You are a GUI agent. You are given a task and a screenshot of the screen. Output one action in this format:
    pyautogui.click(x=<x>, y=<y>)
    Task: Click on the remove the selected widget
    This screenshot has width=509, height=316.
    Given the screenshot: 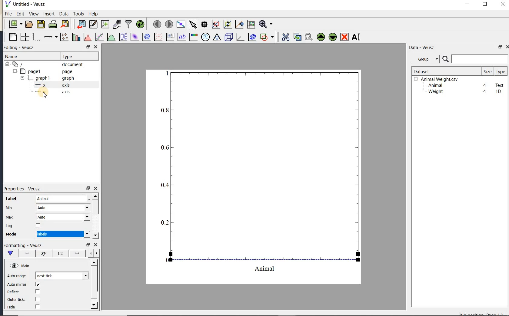 What is the action you would take?
    pyautogui.click(x=344, y=38)
    